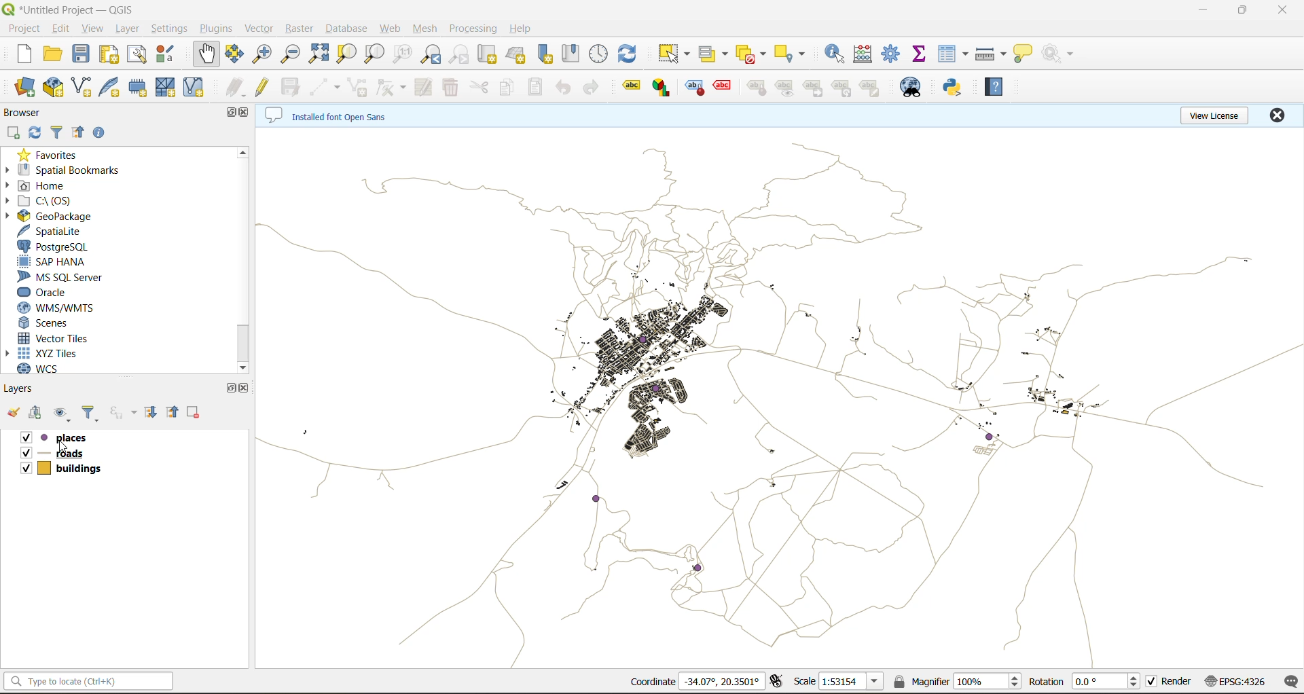 This screenshot has width=1304, height=694. What do you see at coordinates (23, 388) in the screenshot?
I see `layers` at bounding box center [23, 388].